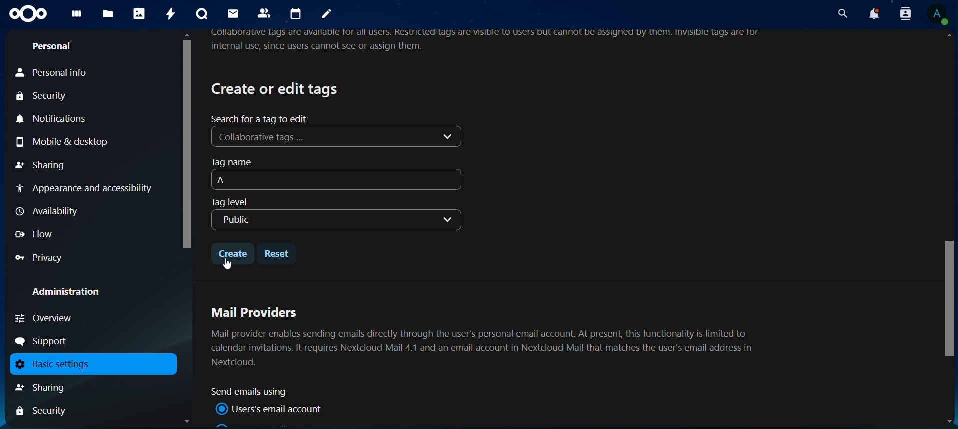 The width and height of the screenshot is (958, 429). Describe the element at coordinates (47, 97) in the screenshot. I see `security` at that location.